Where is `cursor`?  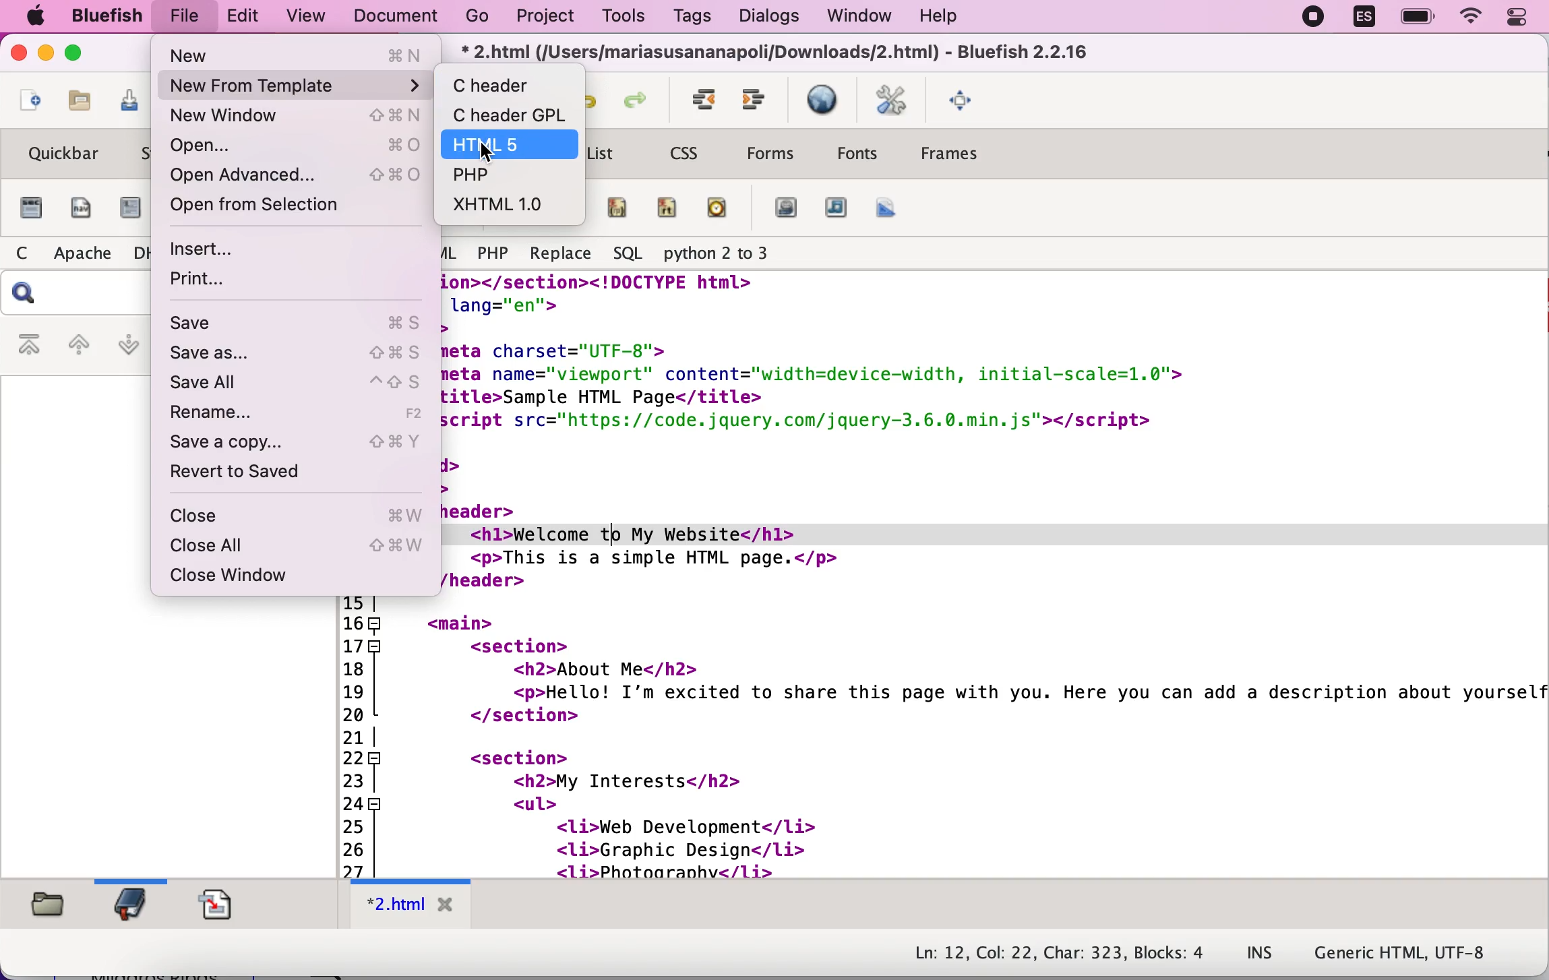 cursor is located at coordinates (481, 150).